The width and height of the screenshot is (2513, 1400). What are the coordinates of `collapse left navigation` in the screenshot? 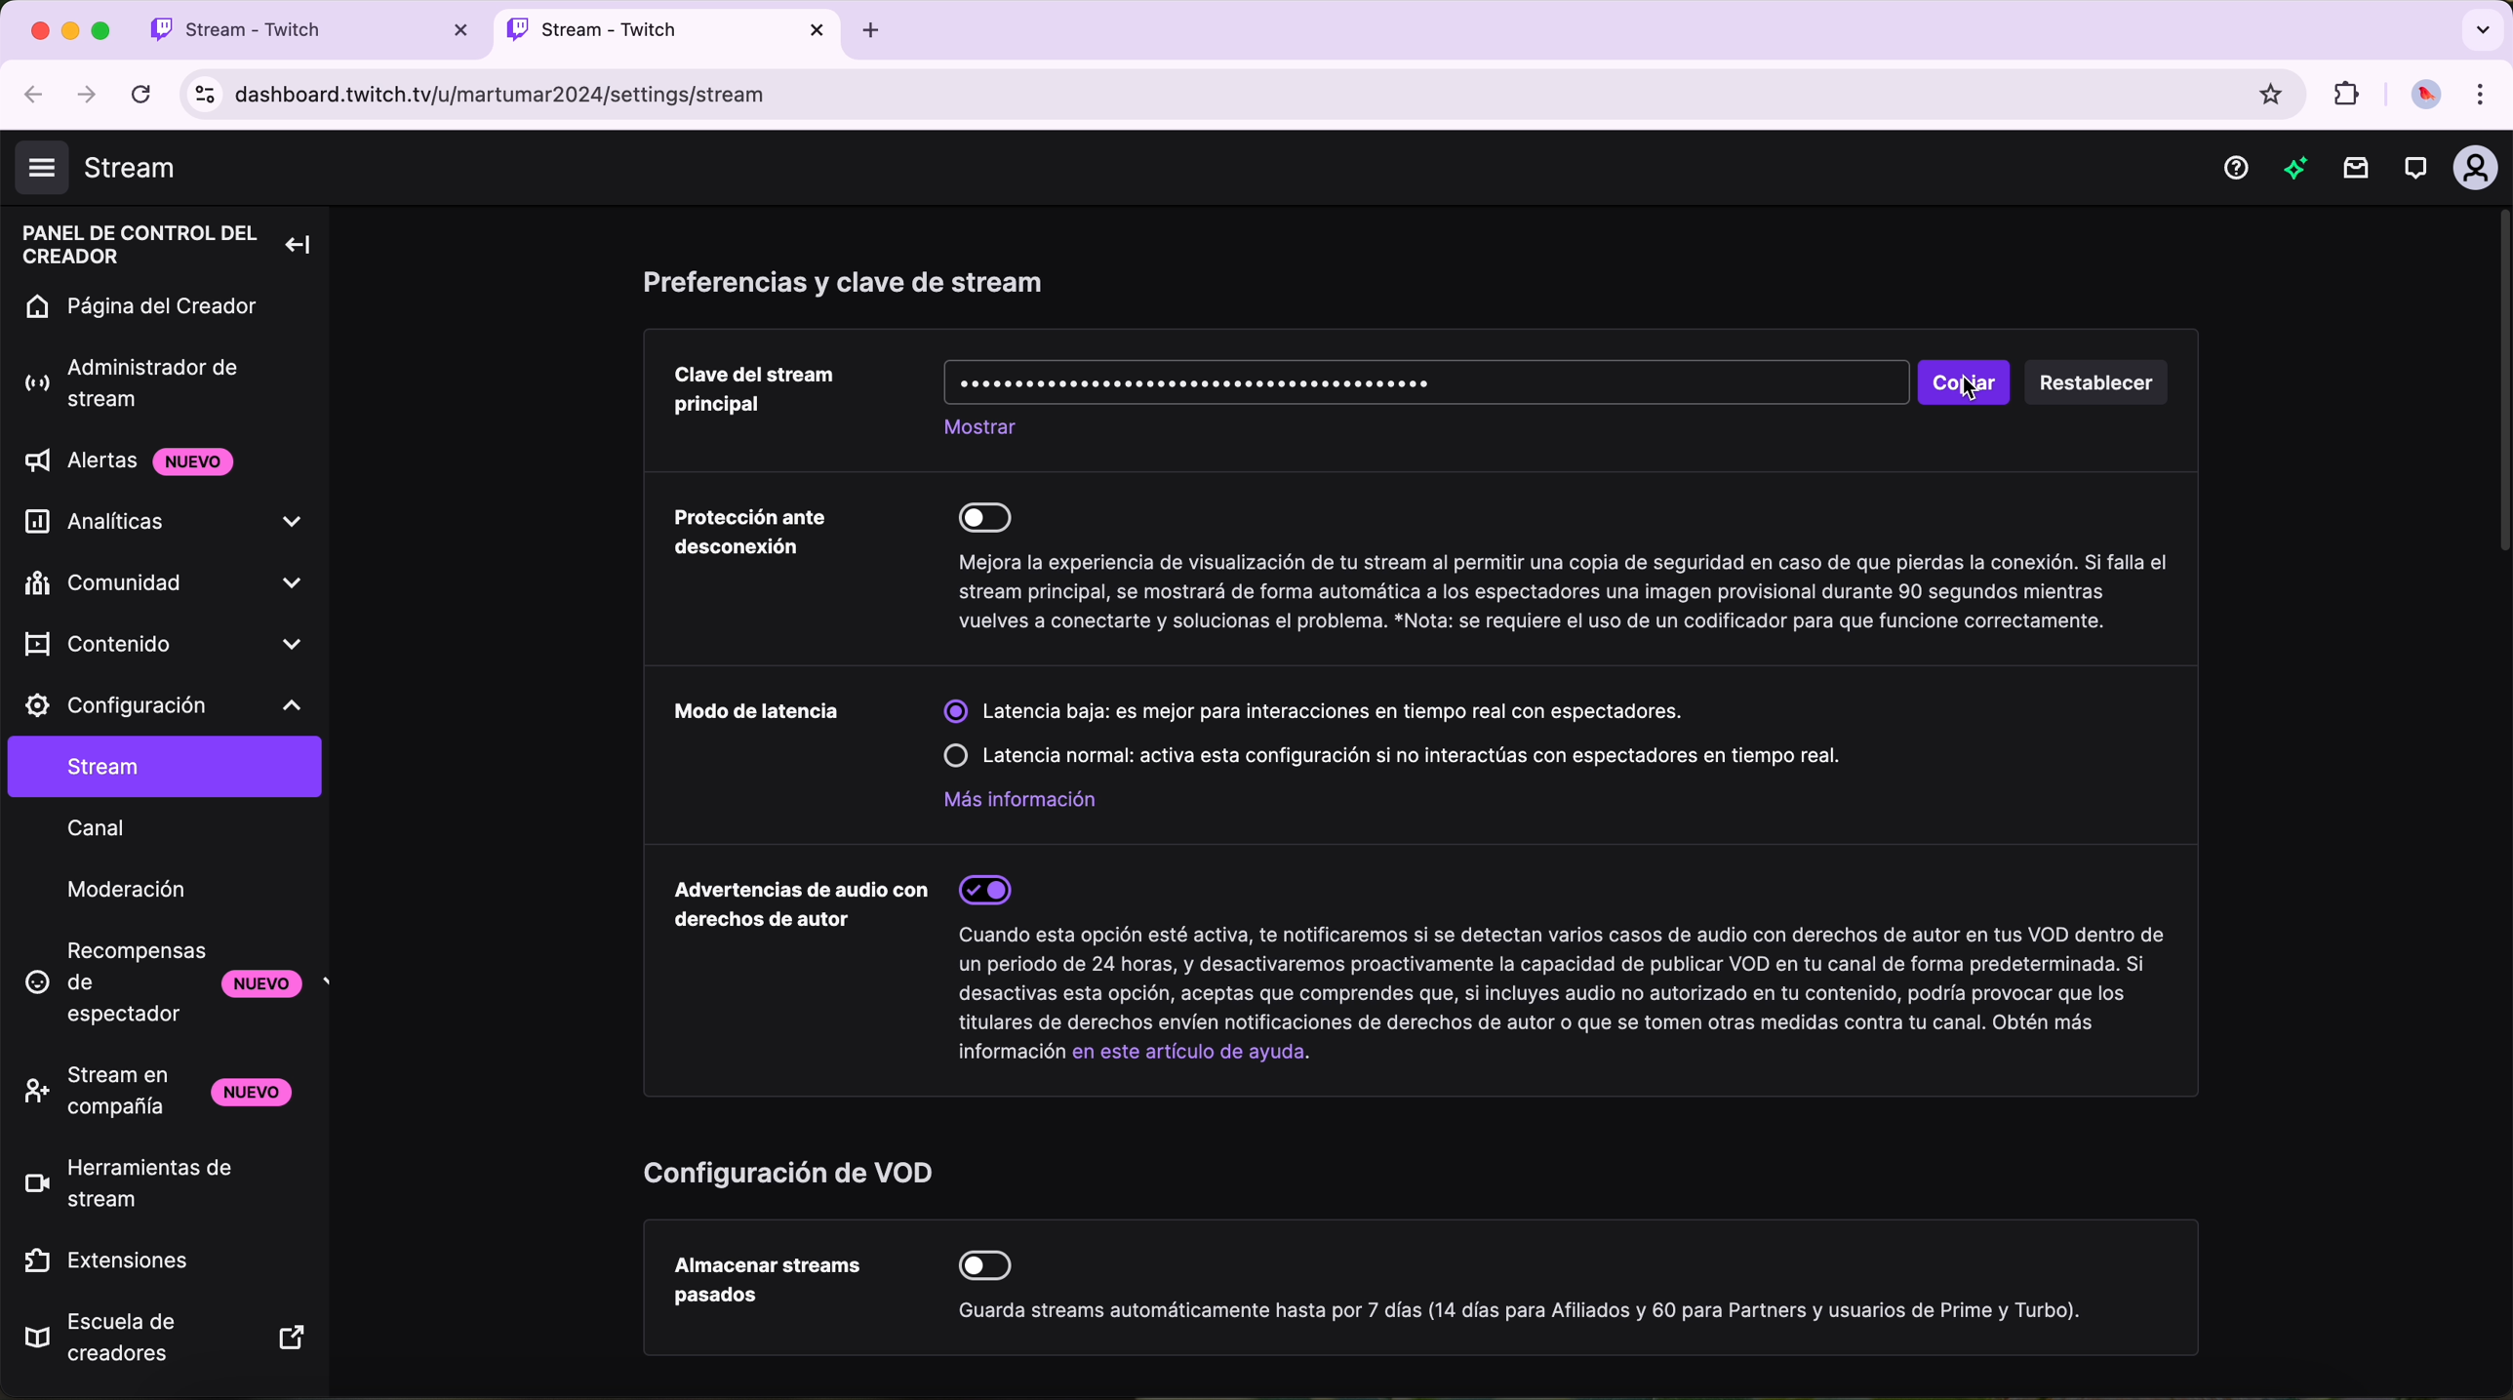 It's located at (303, 245).